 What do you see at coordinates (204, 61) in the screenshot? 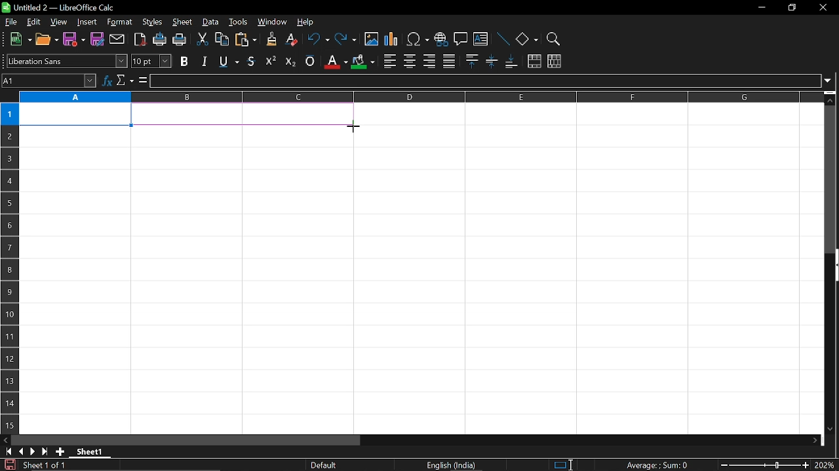
I see `italic` at bounding box center [204, 61].